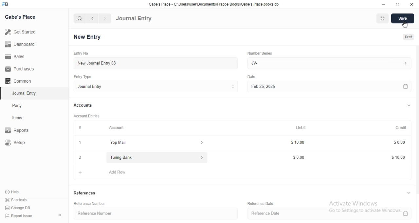 The image size is (419, 223). What do you see at coordinates (262, 203) in the screenshot?
I see `Reference Date` at bounding box center [262, 203].